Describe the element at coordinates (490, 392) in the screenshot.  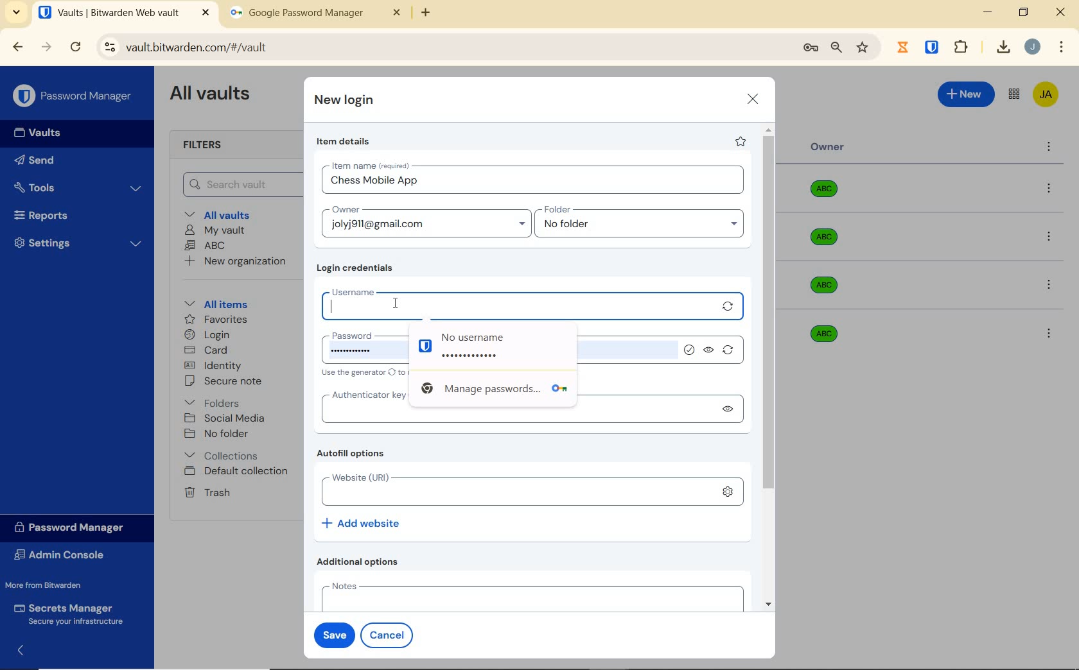
I see `® Manage passwords... On` at that location.